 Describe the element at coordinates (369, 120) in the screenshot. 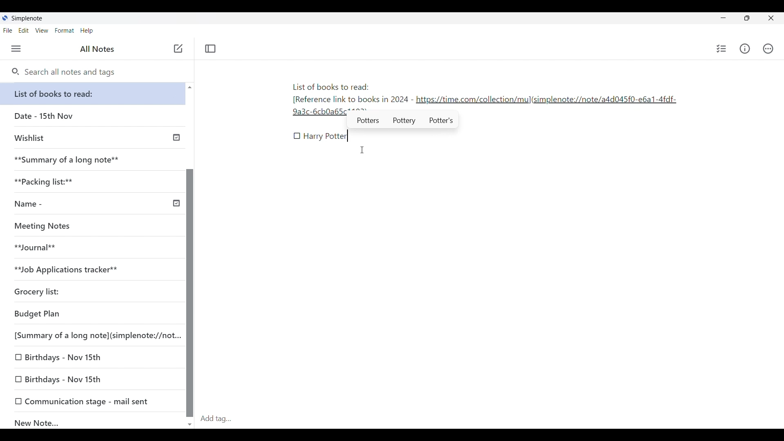

I see `Potters` at that location.